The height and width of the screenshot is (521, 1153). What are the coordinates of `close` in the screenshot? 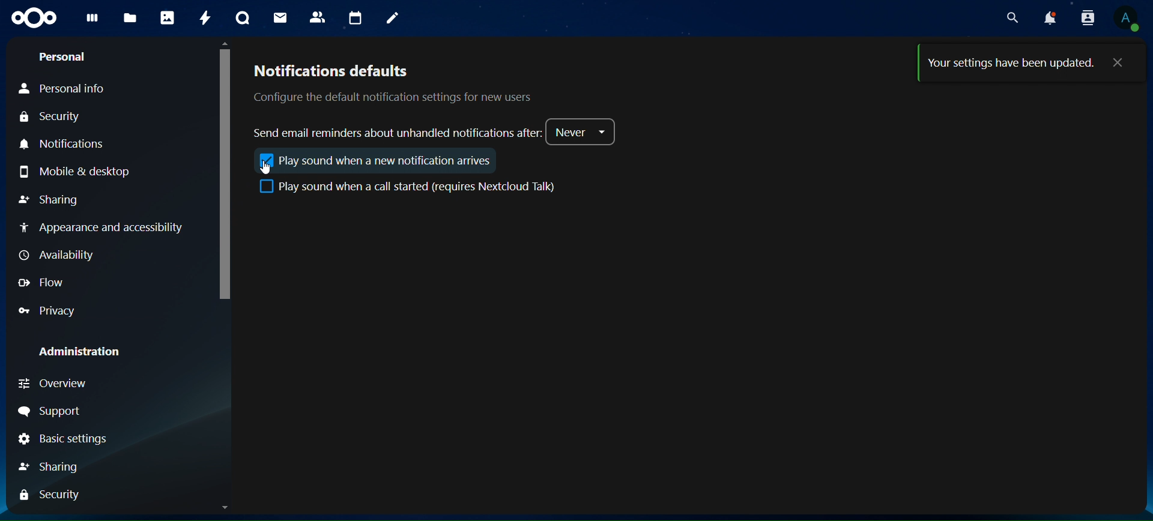 It's located at (1119, 64).